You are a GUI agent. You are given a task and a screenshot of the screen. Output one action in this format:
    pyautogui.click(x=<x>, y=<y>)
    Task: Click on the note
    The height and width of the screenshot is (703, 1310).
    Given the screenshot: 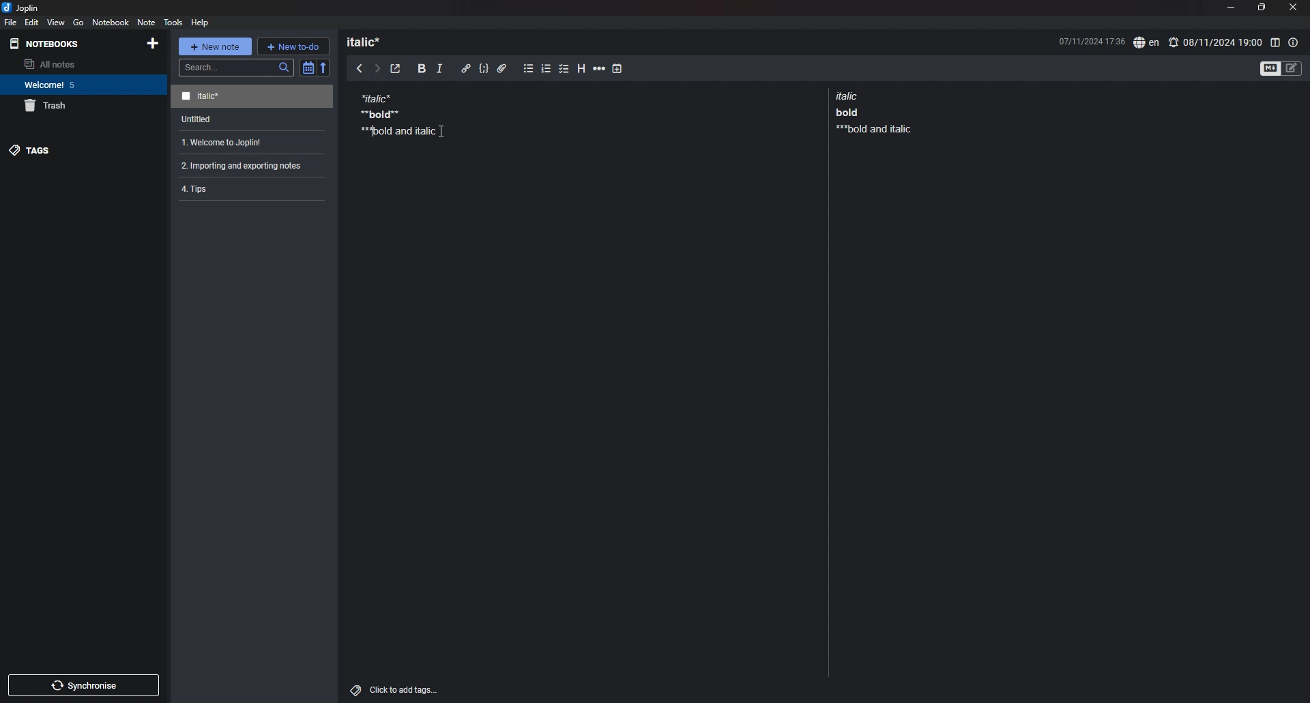 What is the action you would take?
    pyautogui.click(x=249, y=143)
    